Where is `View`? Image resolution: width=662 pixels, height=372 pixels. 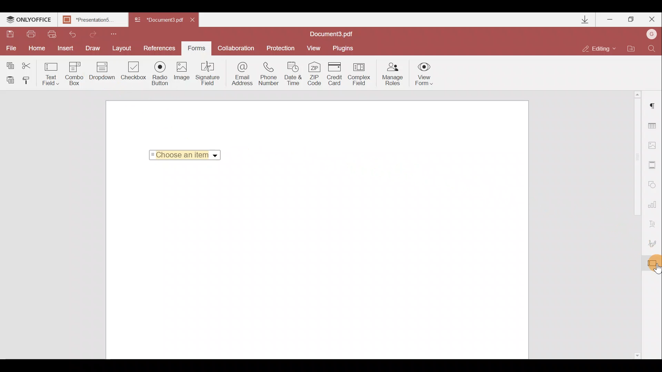 View is located at coordinates (316, 48).